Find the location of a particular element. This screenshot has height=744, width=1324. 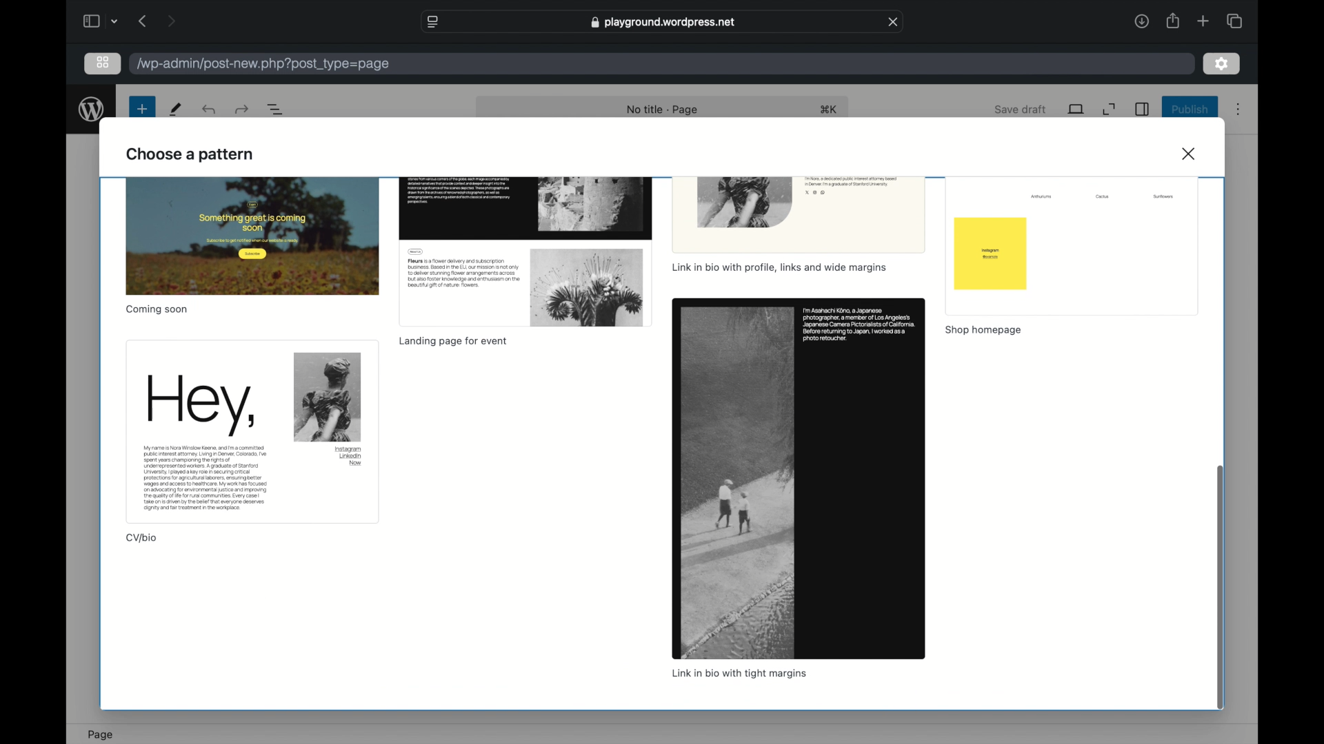

view is located at coordinates (1076, 109).